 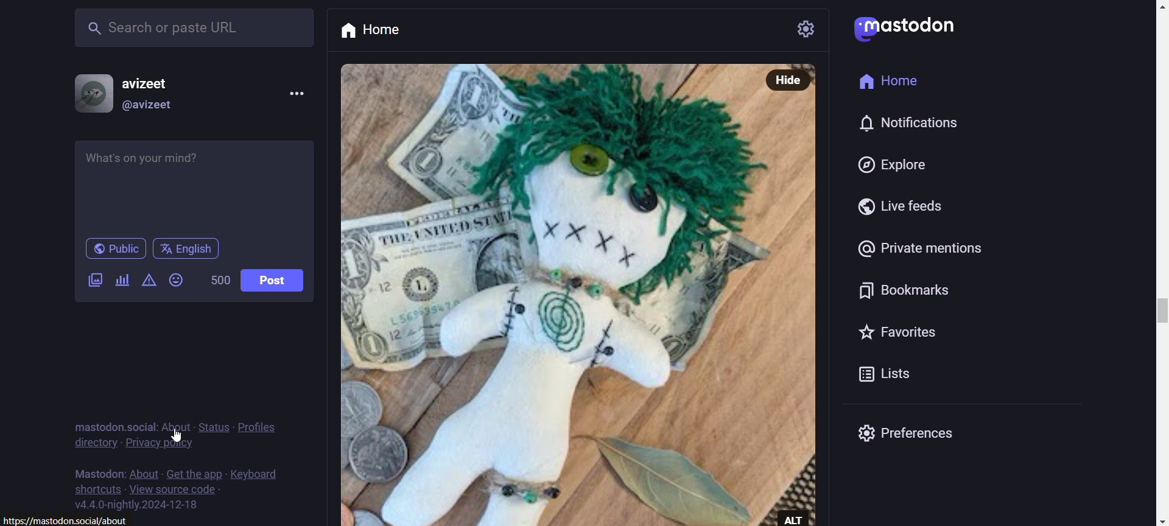 I want to click on add a image, so click(x=96, y=283).